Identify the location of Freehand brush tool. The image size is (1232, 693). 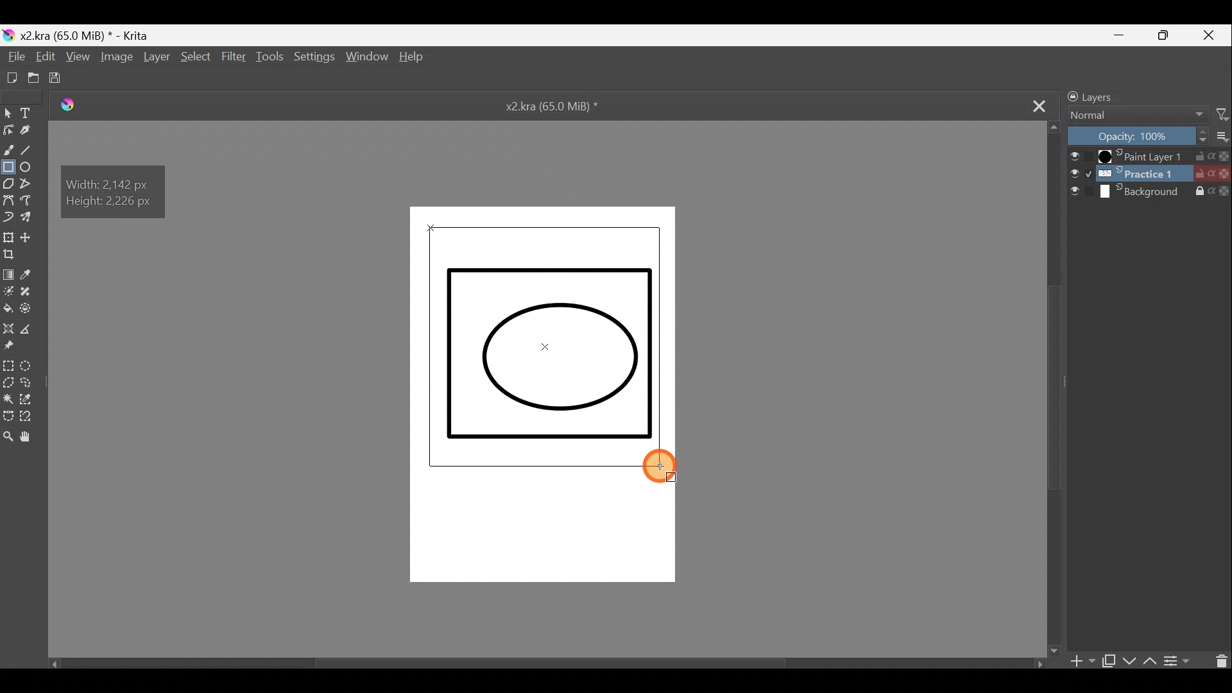
(8, 151).